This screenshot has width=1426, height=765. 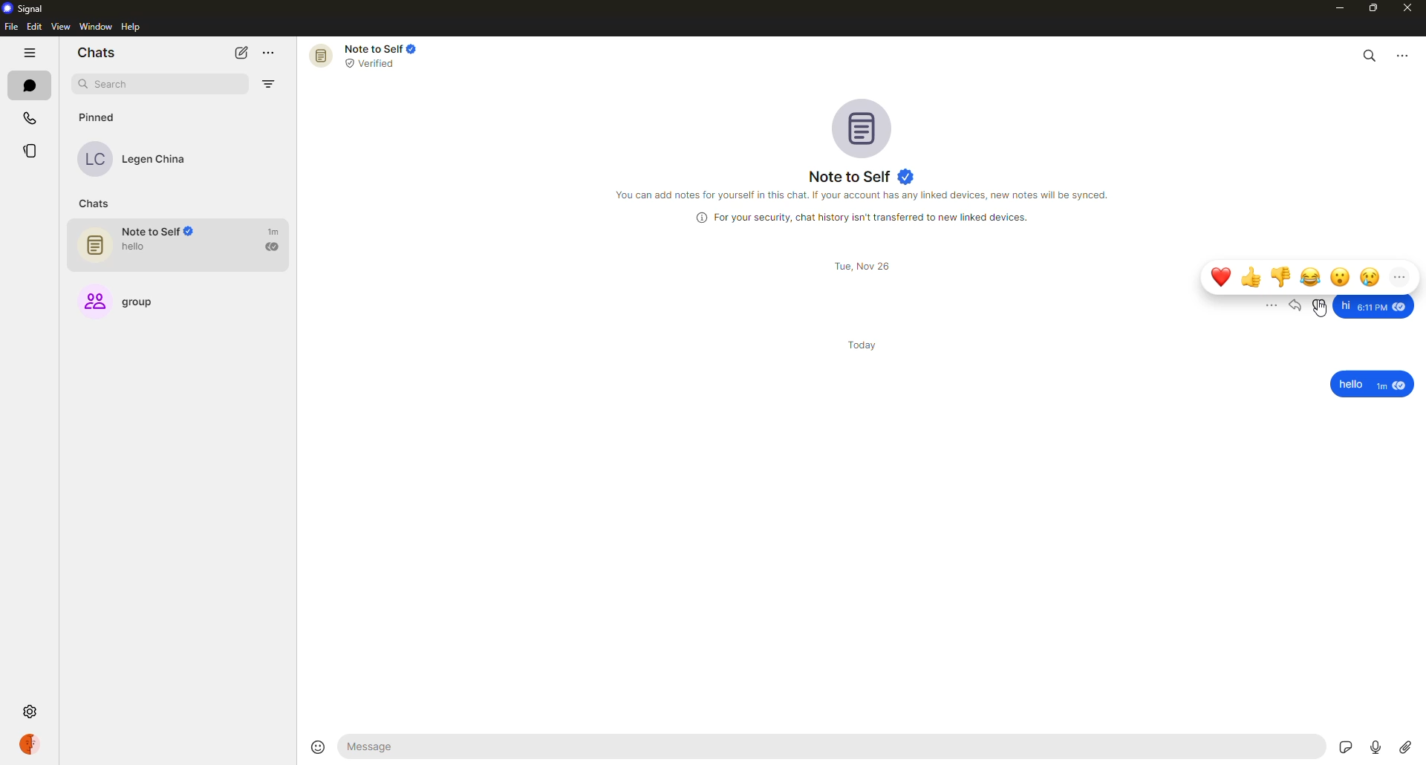 What do you see at coordinates (1298, 305) in the screenshot?
I see `reply` at bounding box center [1298, 305].